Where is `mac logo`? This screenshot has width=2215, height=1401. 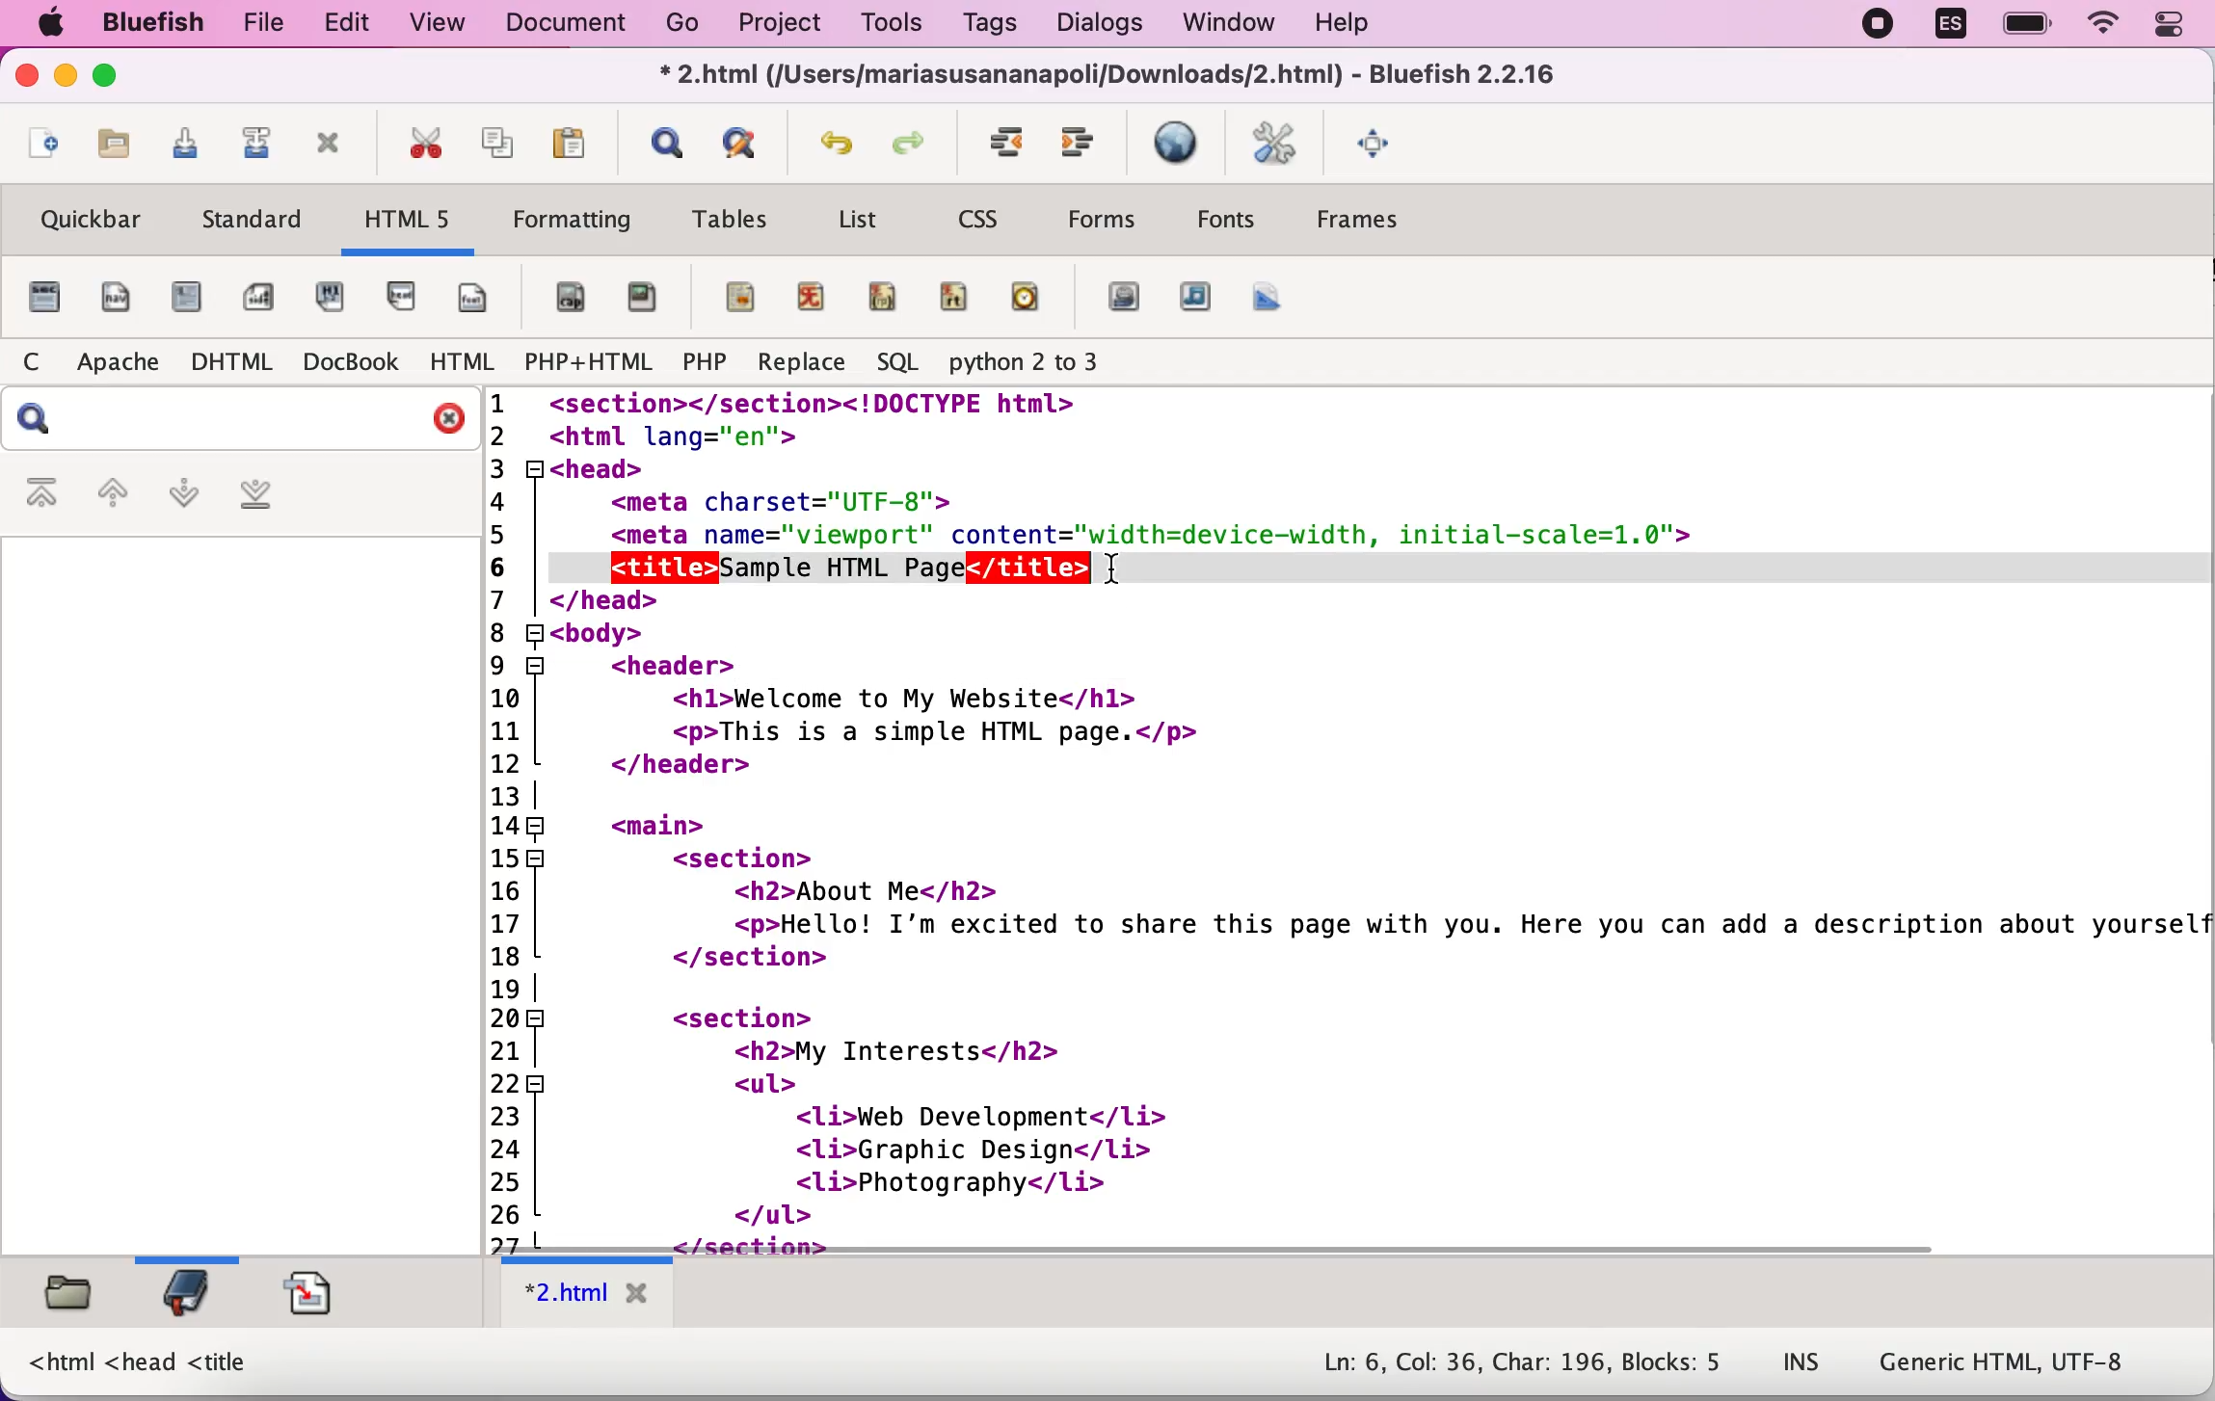 mac logo is located at coordinates (53, 23).